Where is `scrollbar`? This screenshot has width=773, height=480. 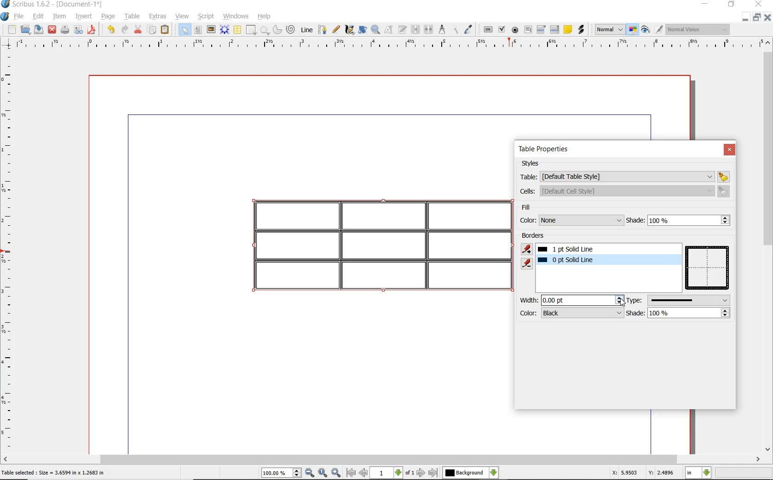 scrollbar is located at coordinates (386, 459).